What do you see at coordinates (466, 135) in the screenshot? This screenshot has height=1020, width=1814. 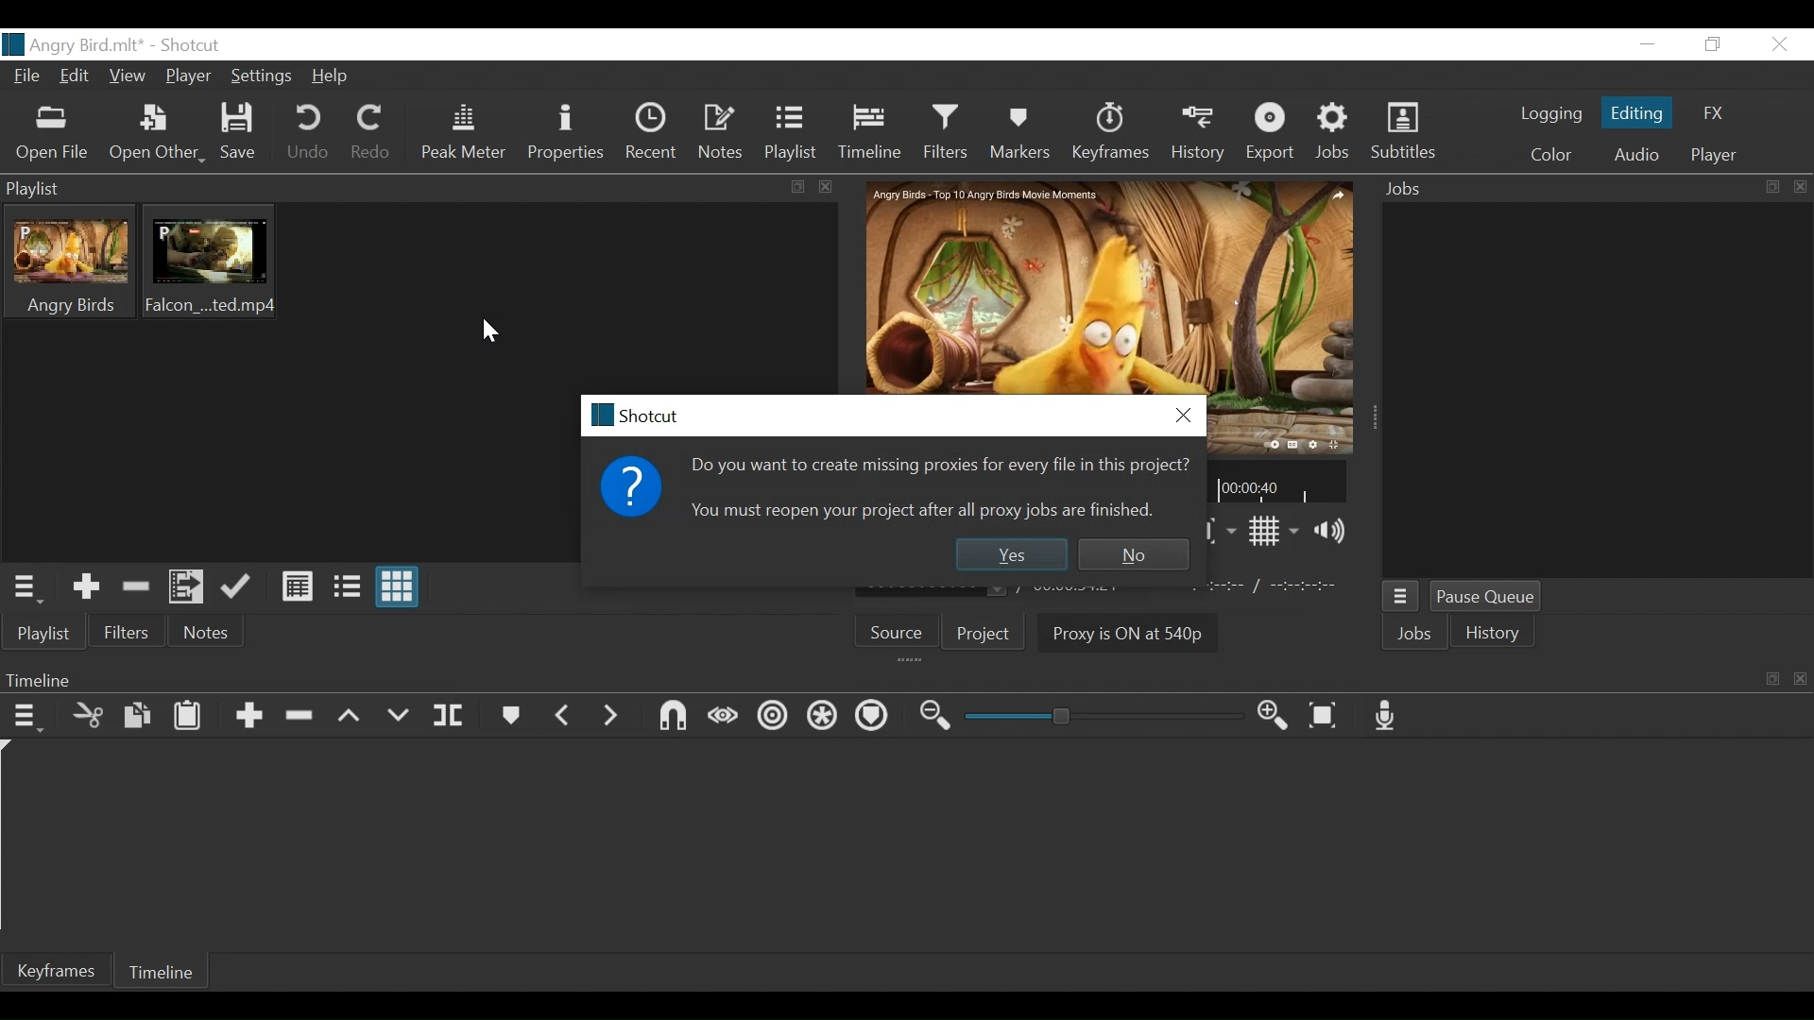 I see `Peak Meter` at bounding box center [466, 135].